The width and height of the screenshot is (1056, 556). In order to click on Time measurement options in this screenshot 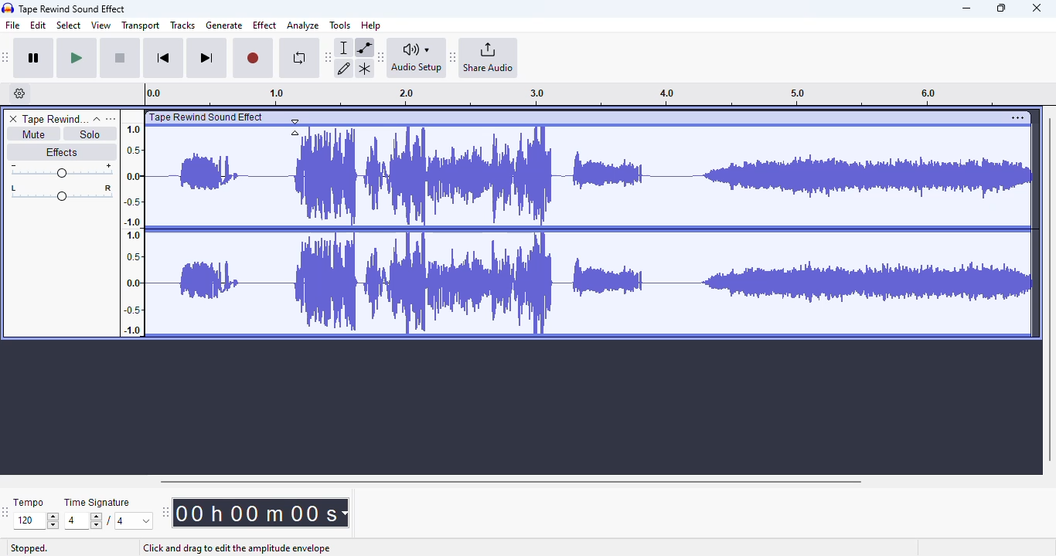, I will do `click(344, 513)`.